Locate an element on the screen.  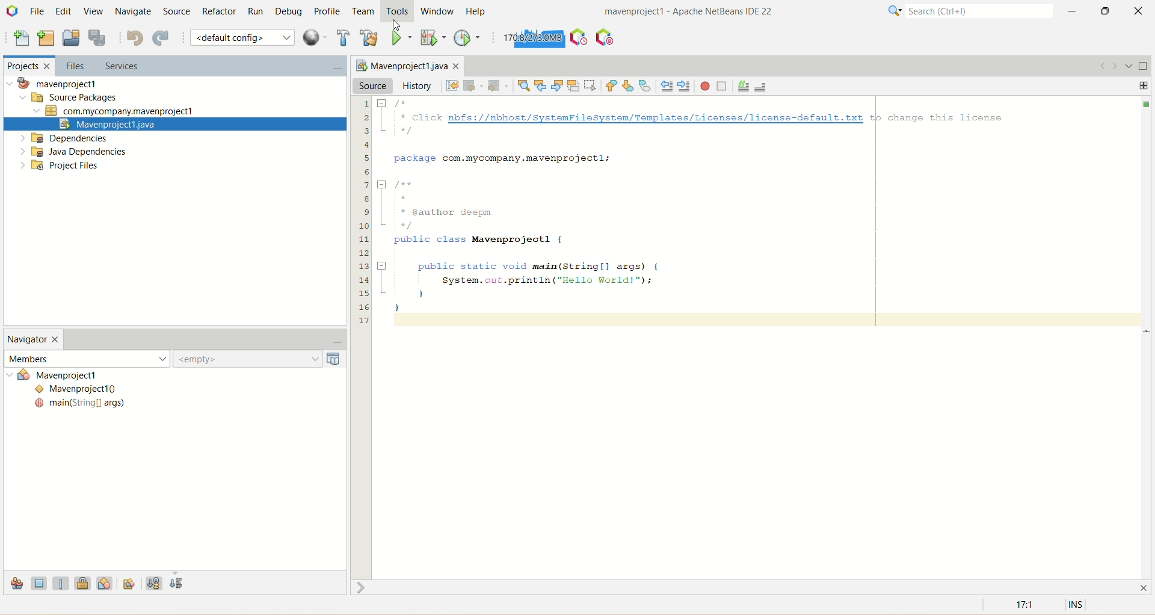
show static members is located at coordinates (63, 583).